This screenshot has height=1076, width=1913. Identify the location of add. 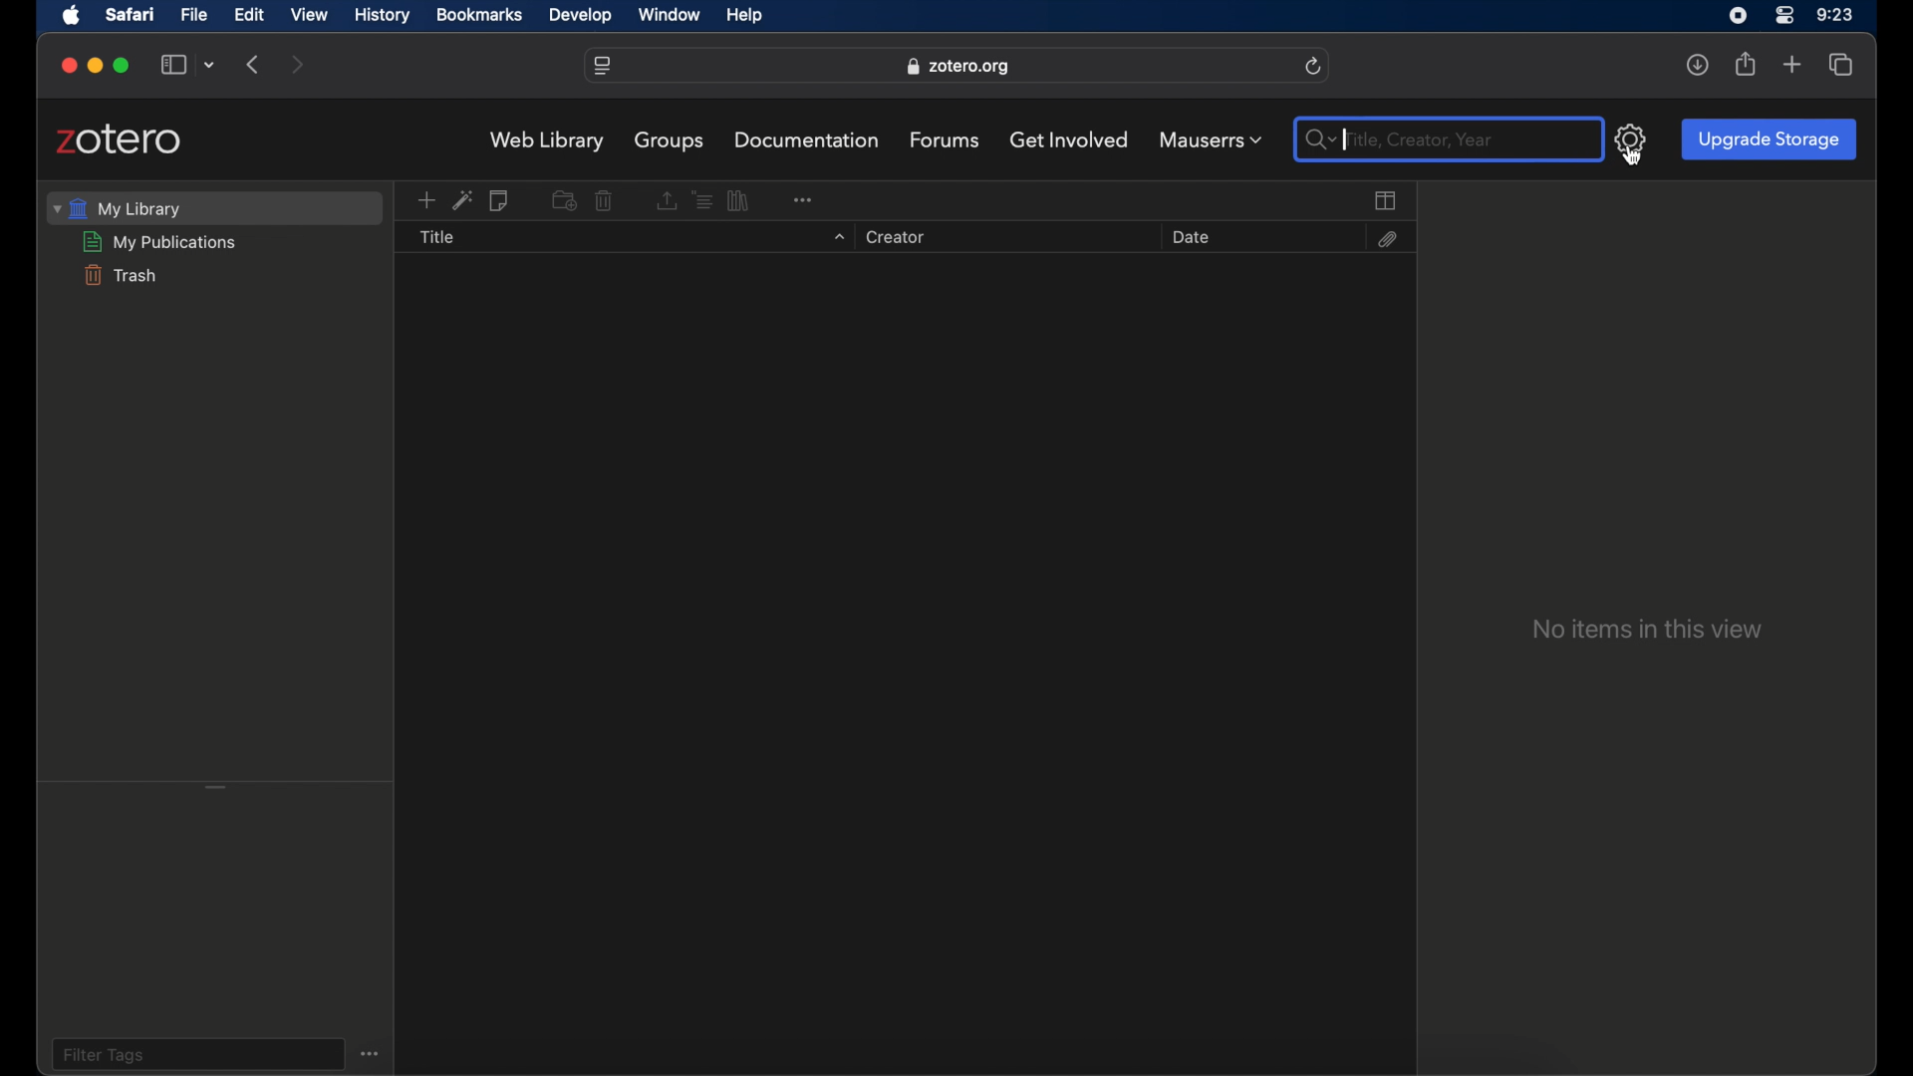
(1792, 66).